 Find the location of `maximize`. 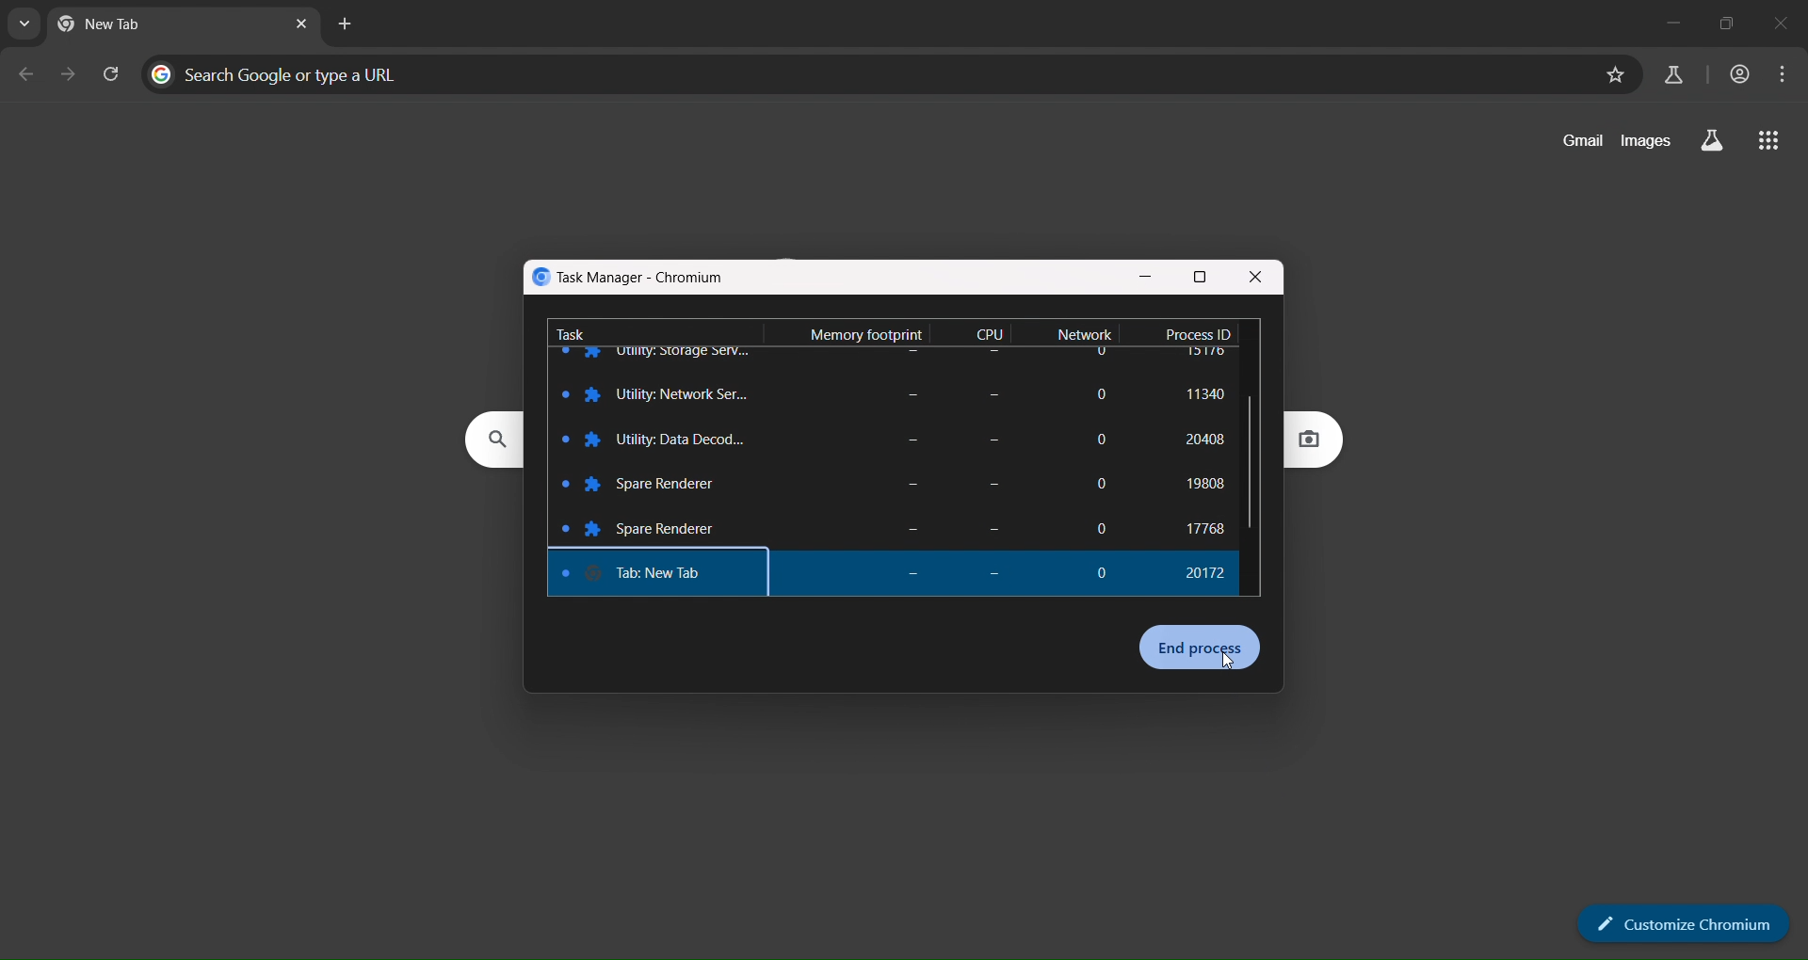

maximize is located at coordinates (1727, 19).